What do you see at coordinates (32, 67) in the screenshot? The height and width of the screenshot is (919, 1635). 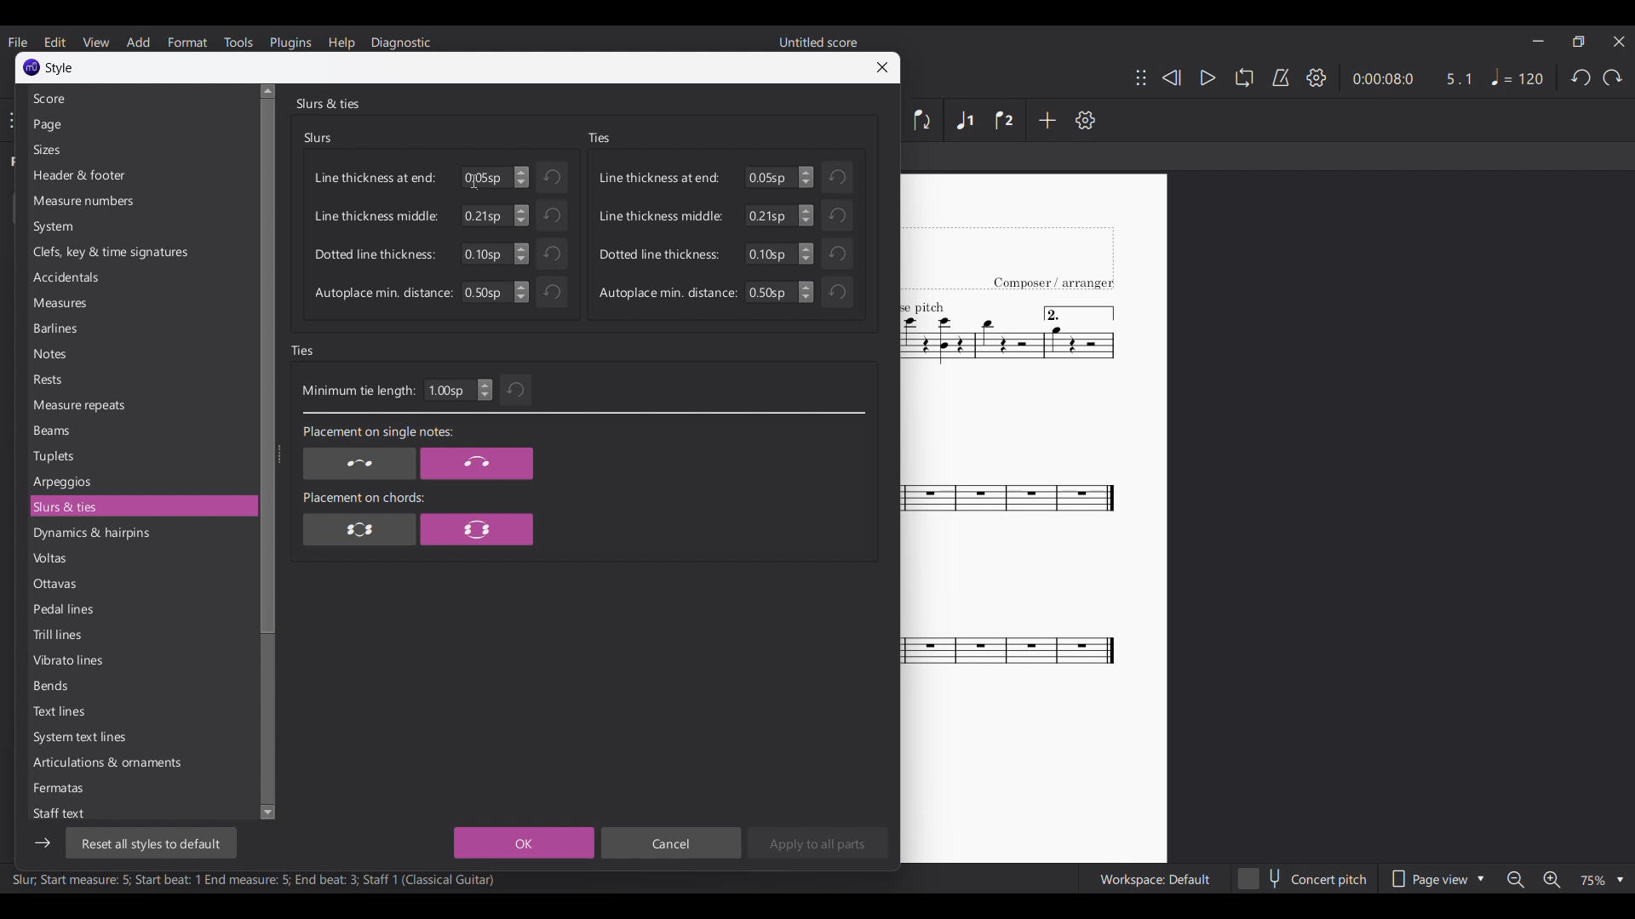 I see `Software logo` at bounding box center [32, 67].